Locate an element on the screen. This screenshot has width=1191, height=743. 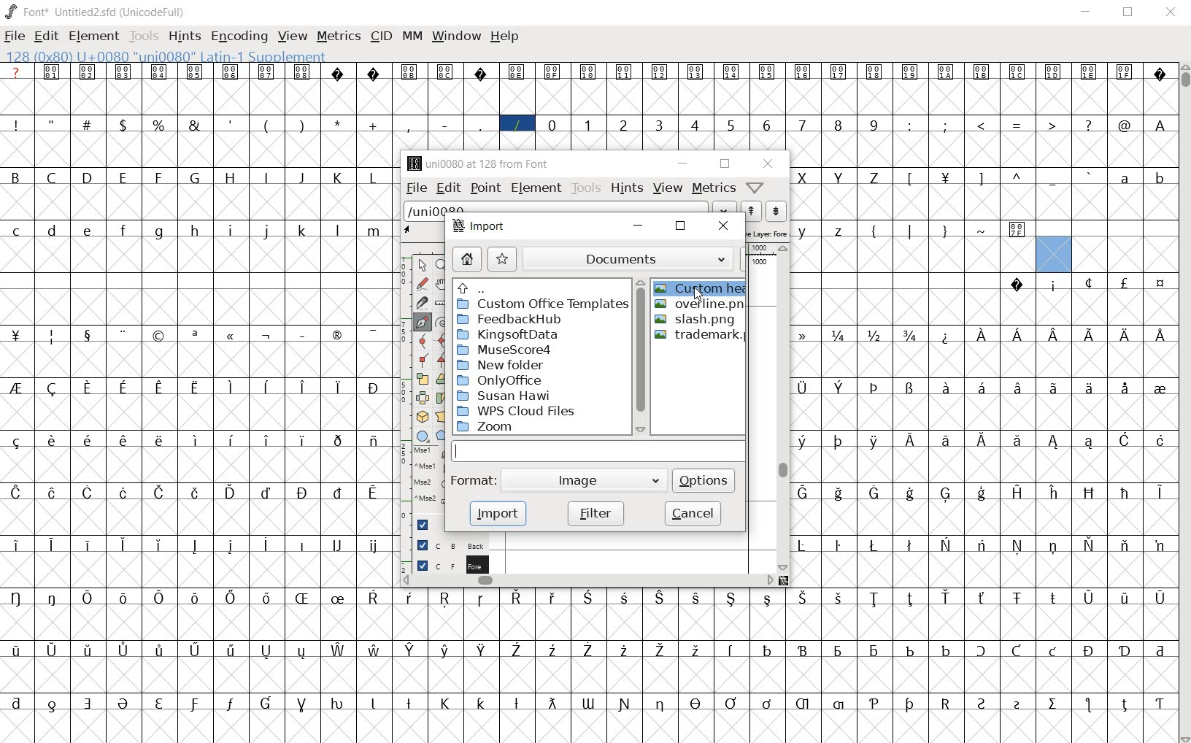
RESTORE is located at coordinates (1131, 14).